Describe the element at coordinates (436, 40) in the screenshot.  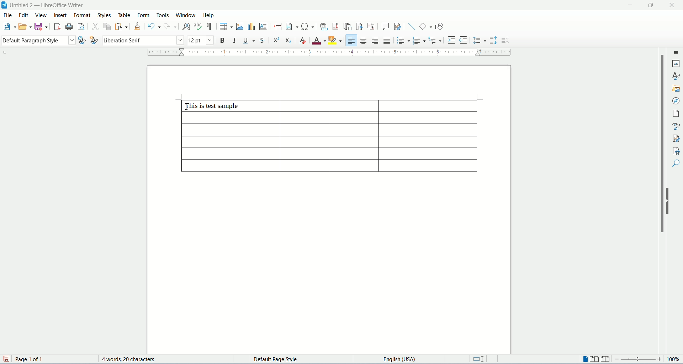
I see `outline format` at that location.